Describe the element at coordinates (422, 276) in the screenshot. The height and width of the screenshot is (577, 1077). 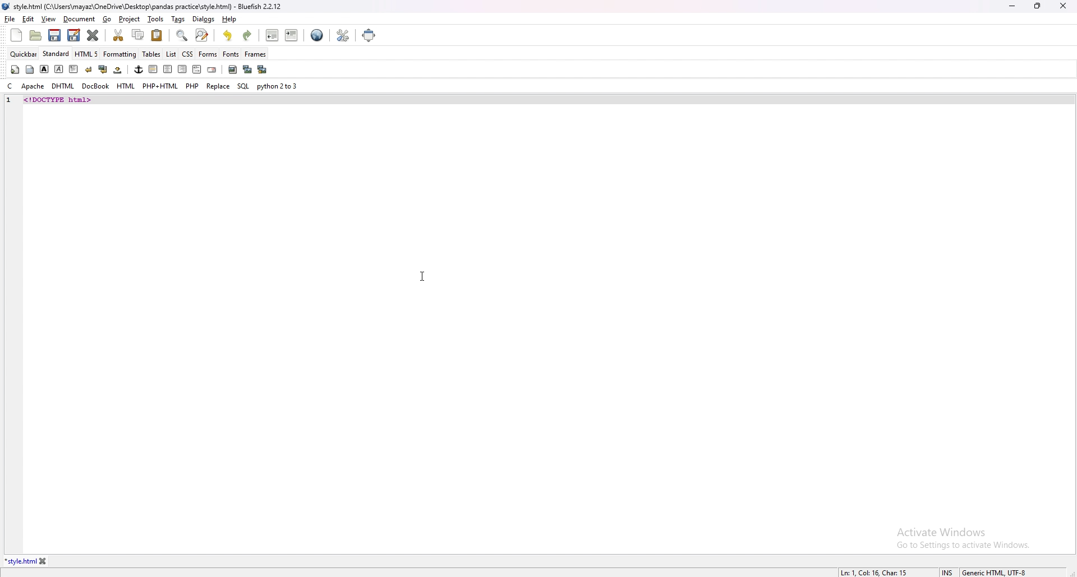
I see `cursor` at that location.